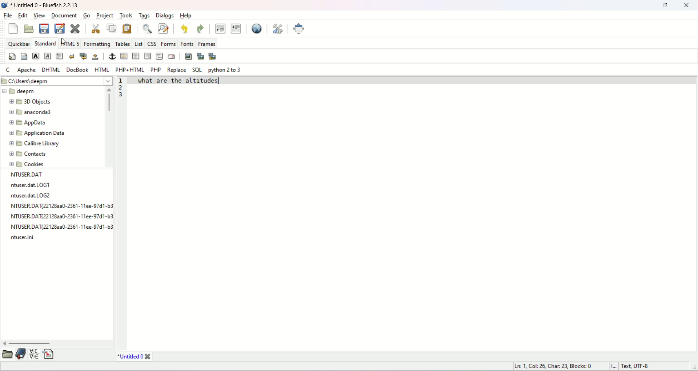 The height and width of the screenshot is (371, 698). Describe the element at coordinates (199, 29) in the screenshot. I see `redo` at that location.